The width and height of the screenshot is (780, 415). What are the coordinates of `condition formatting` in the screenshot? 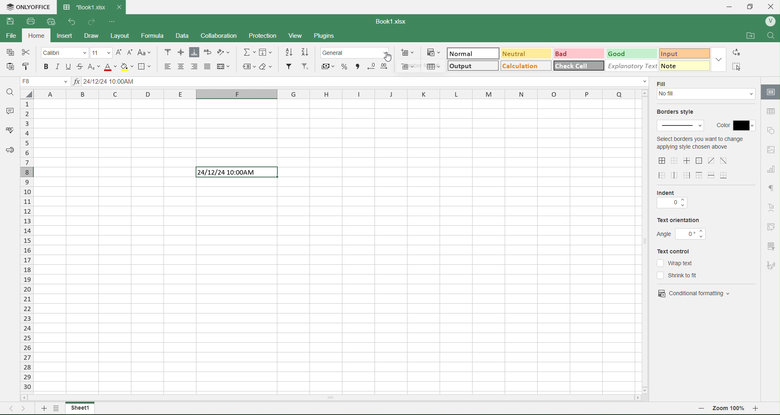 It's located at (694, 292).